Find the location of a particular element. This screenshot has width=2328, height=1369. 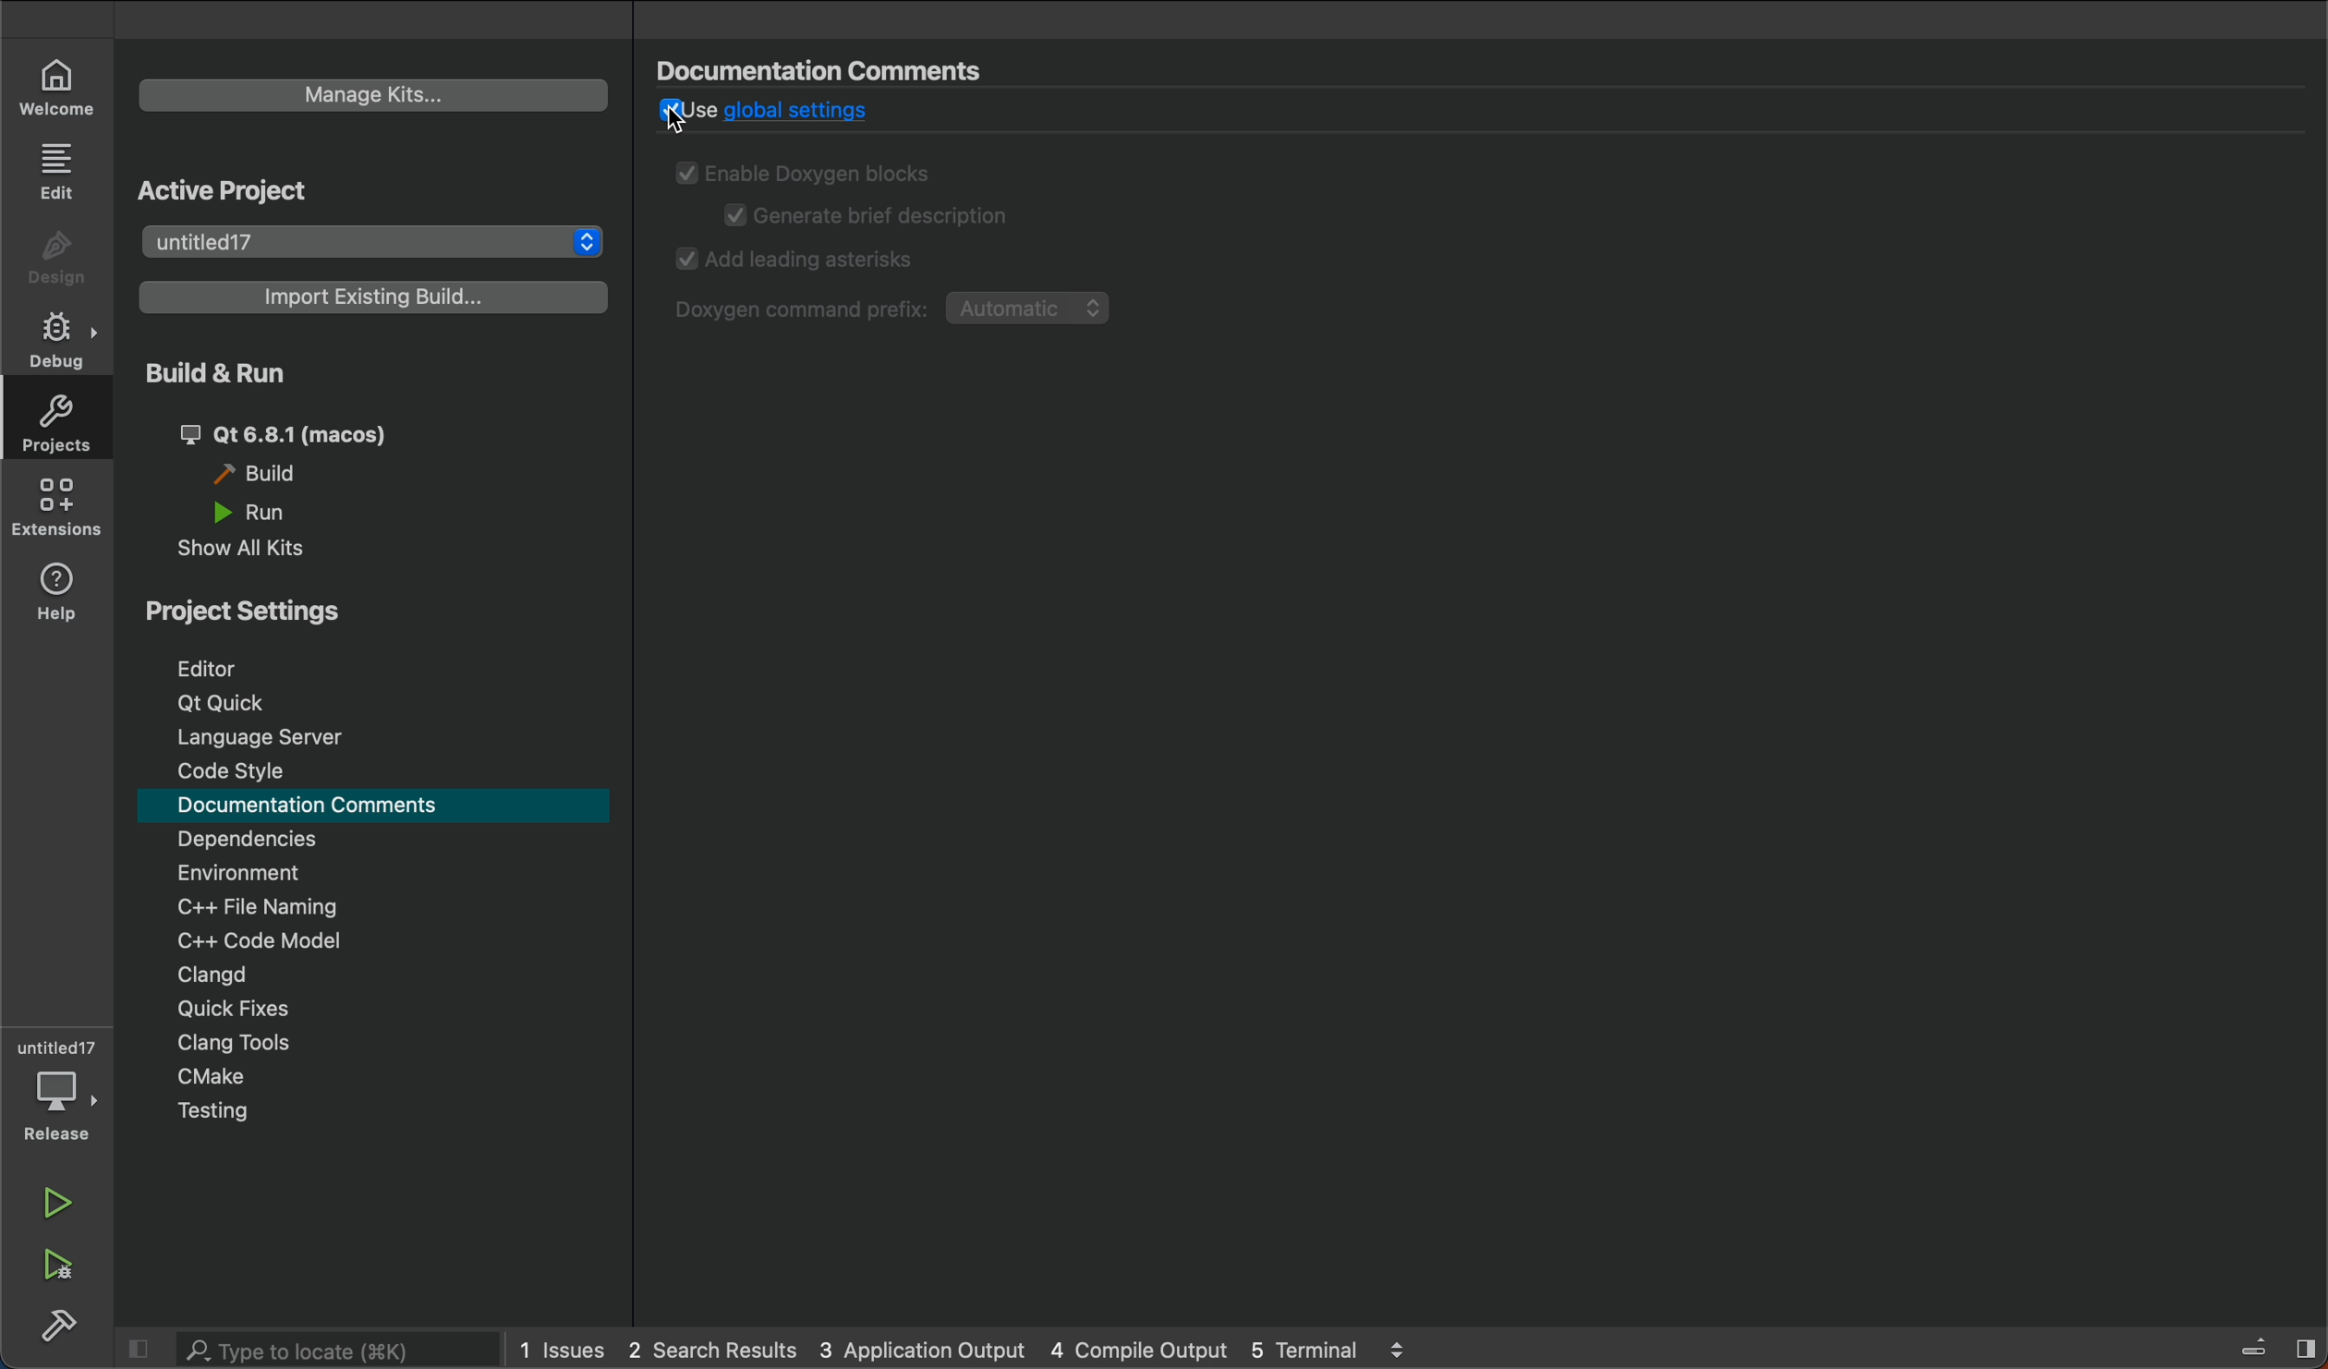

active projects is located at coordinates (245, 187).